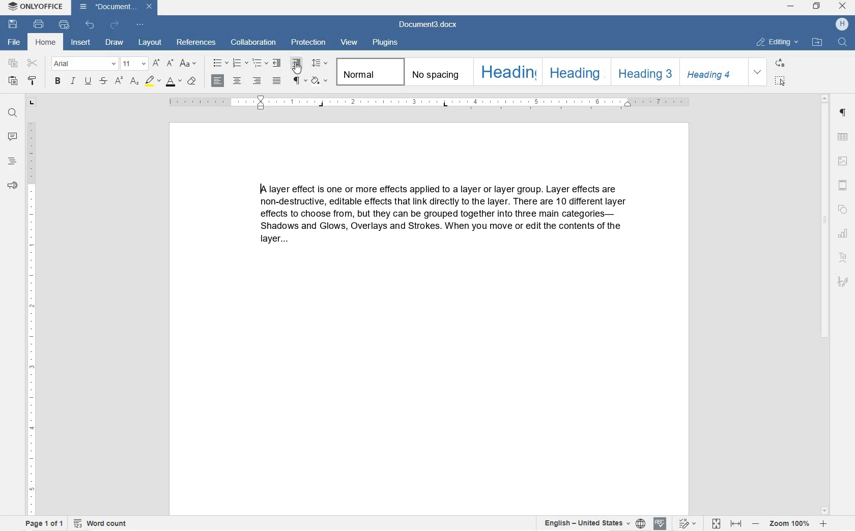  Describe the element at coordinates (779, 62) in the screenshot. I see `REPLACE` at that location.